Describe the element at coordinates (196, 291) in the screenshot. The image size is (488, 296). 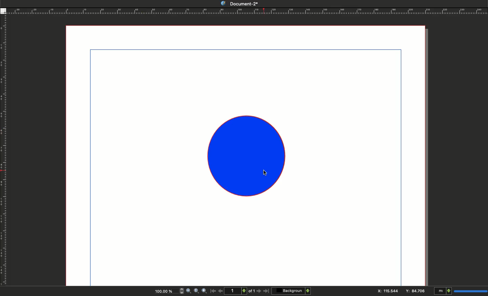
I see `Zoom to` at that location.